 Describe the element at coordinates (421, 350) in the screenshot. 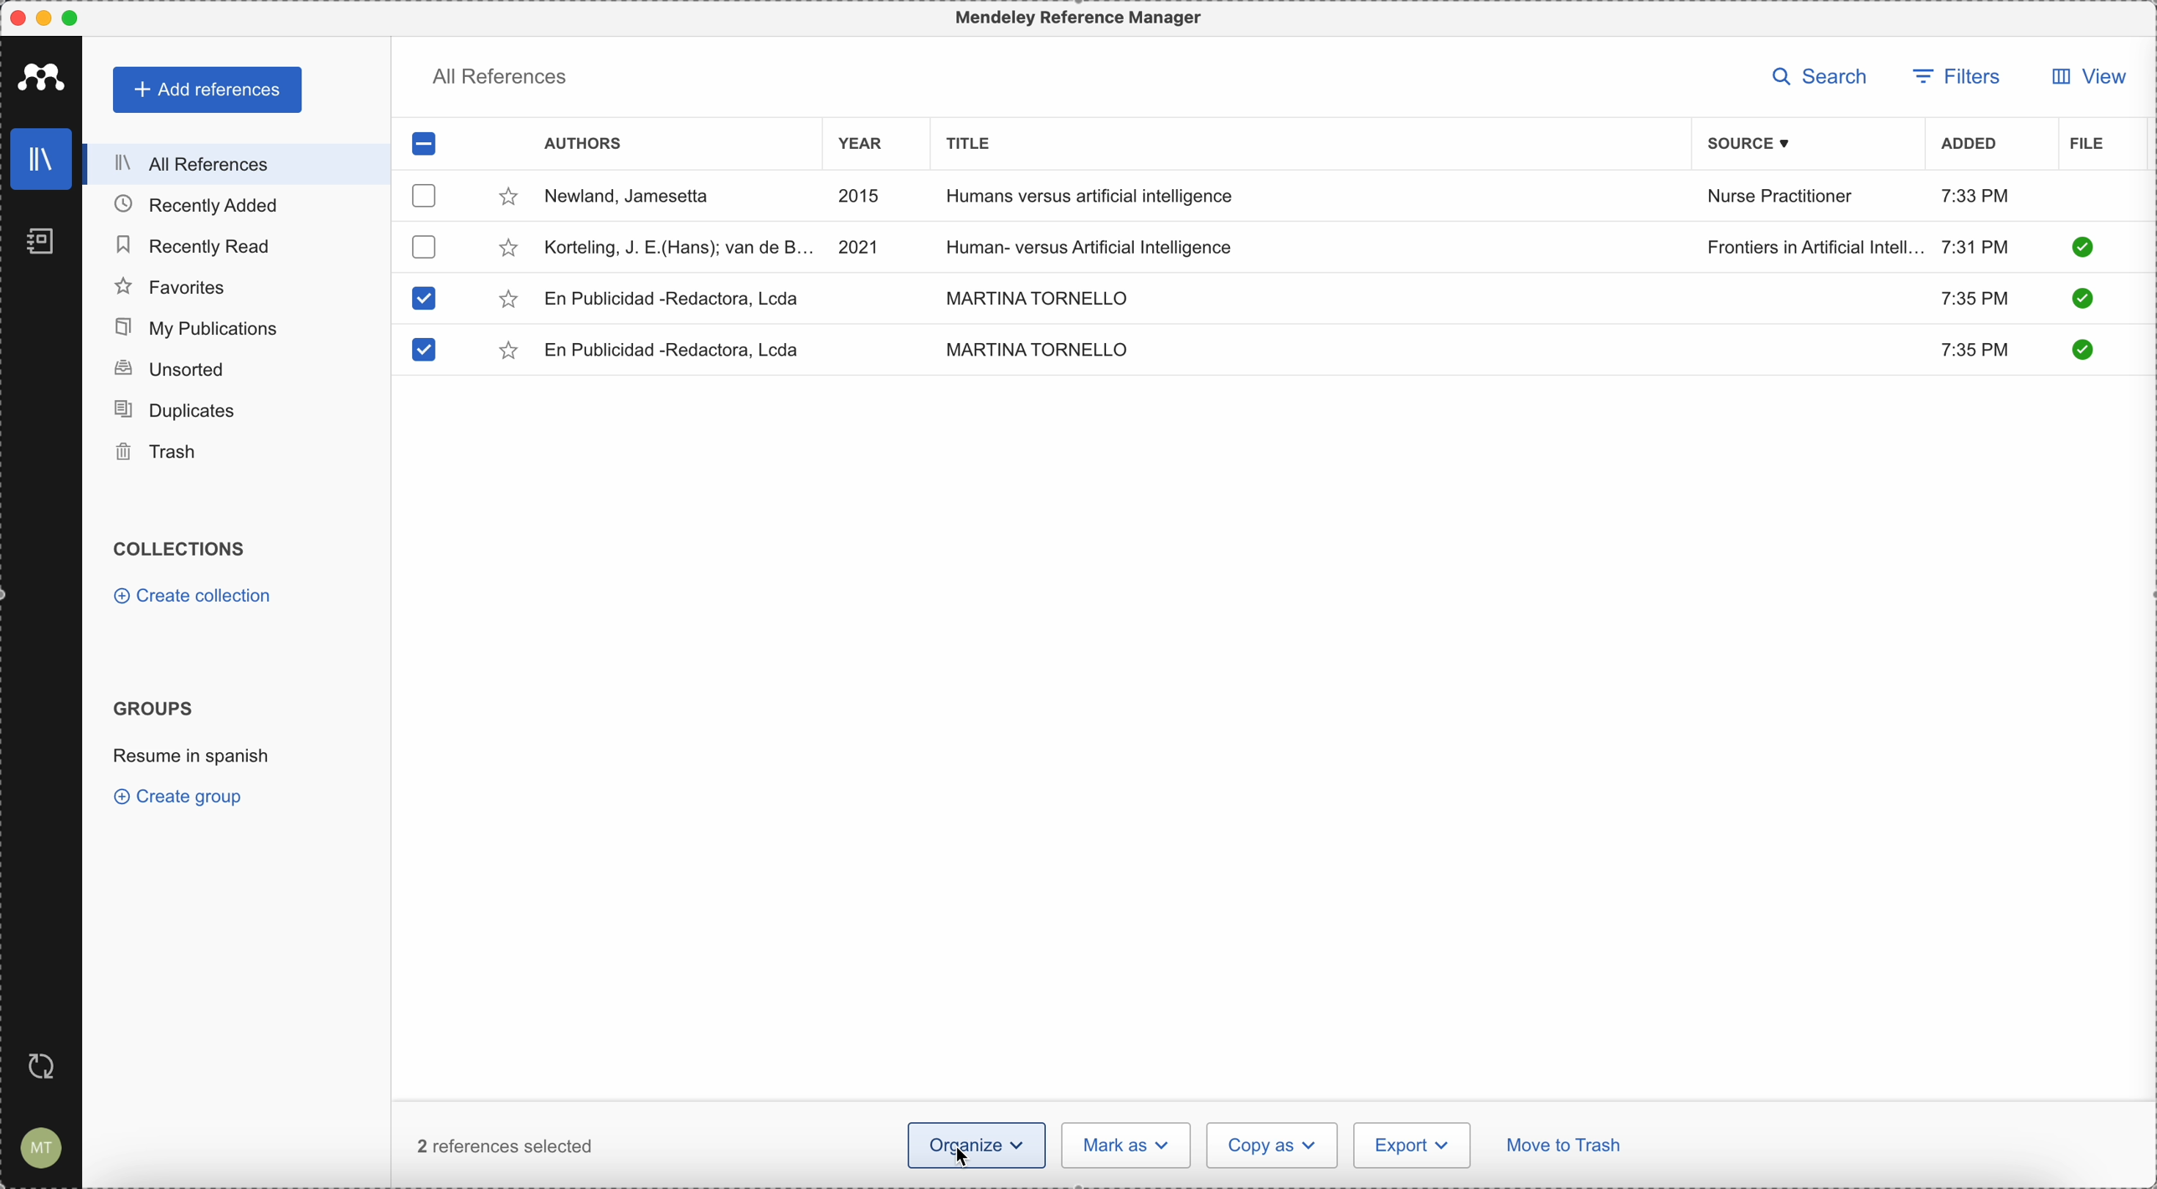

I see `checkbox selected` at that location.